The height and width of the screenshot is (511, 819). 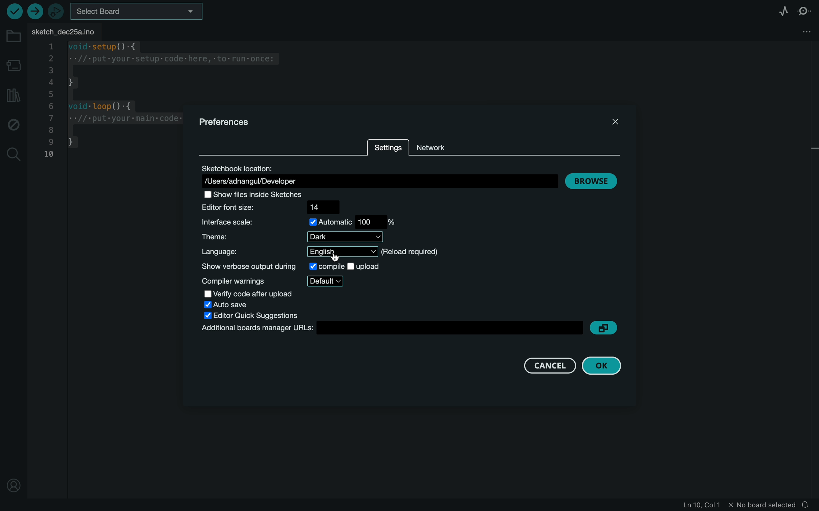 I want to click on editor  font  size, so click(x=269, y=207).